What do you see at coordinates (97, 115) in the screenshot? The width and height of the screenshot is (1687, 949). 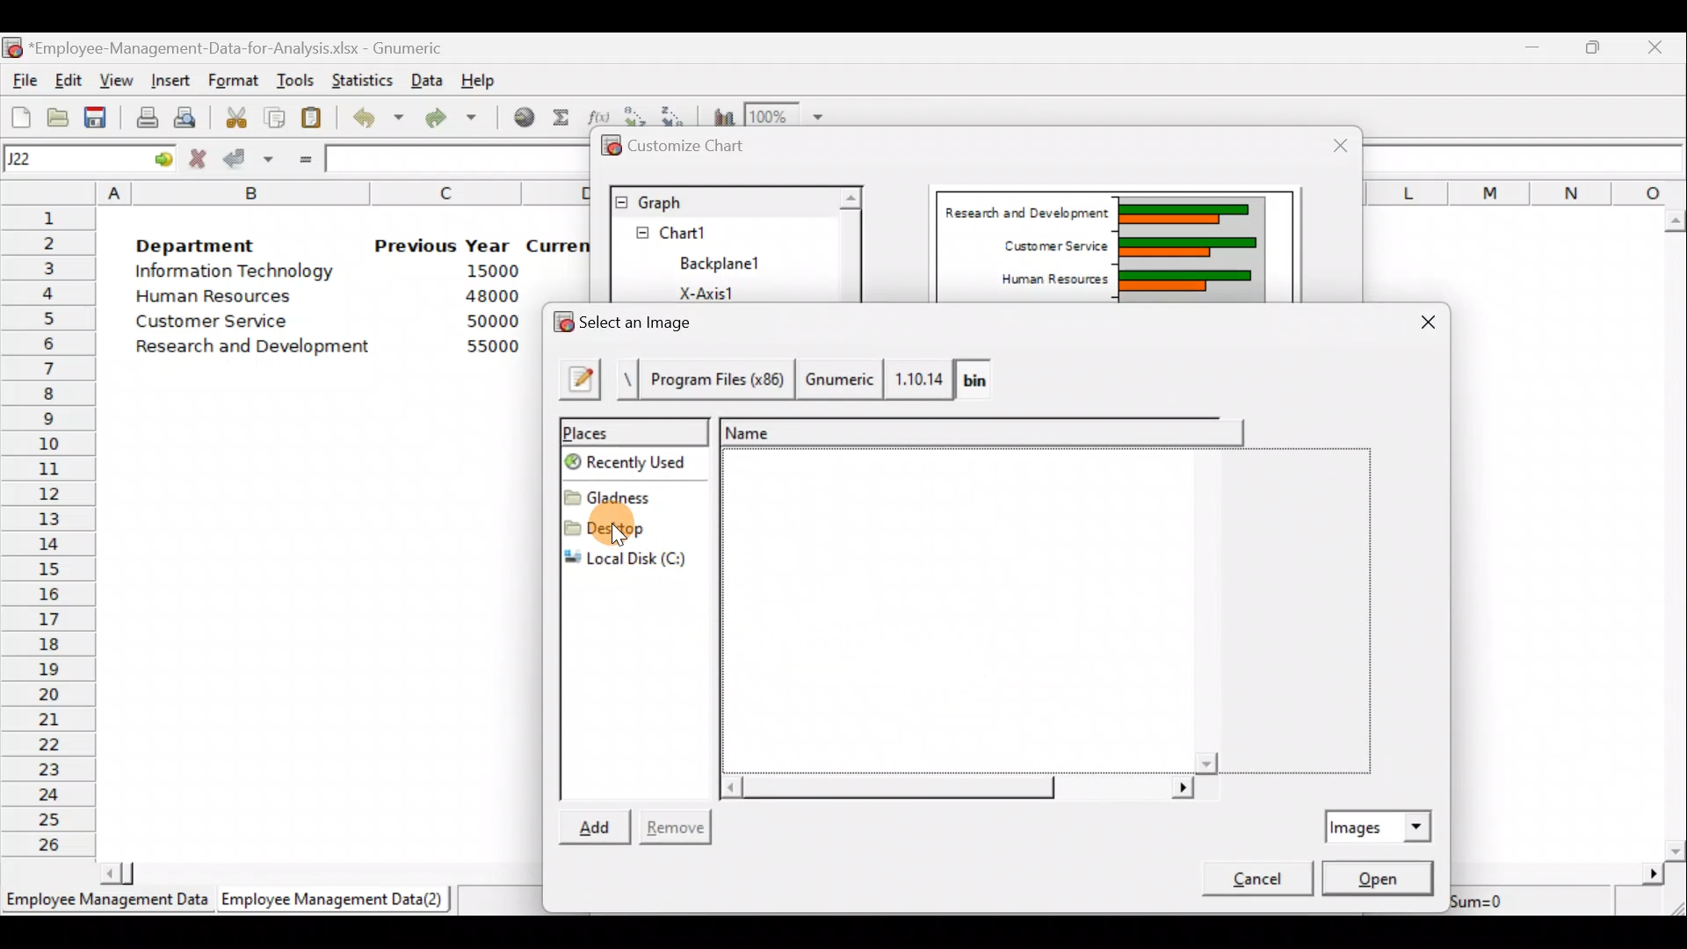 I see `Save the current workbook` at bounding box center [97, 115].